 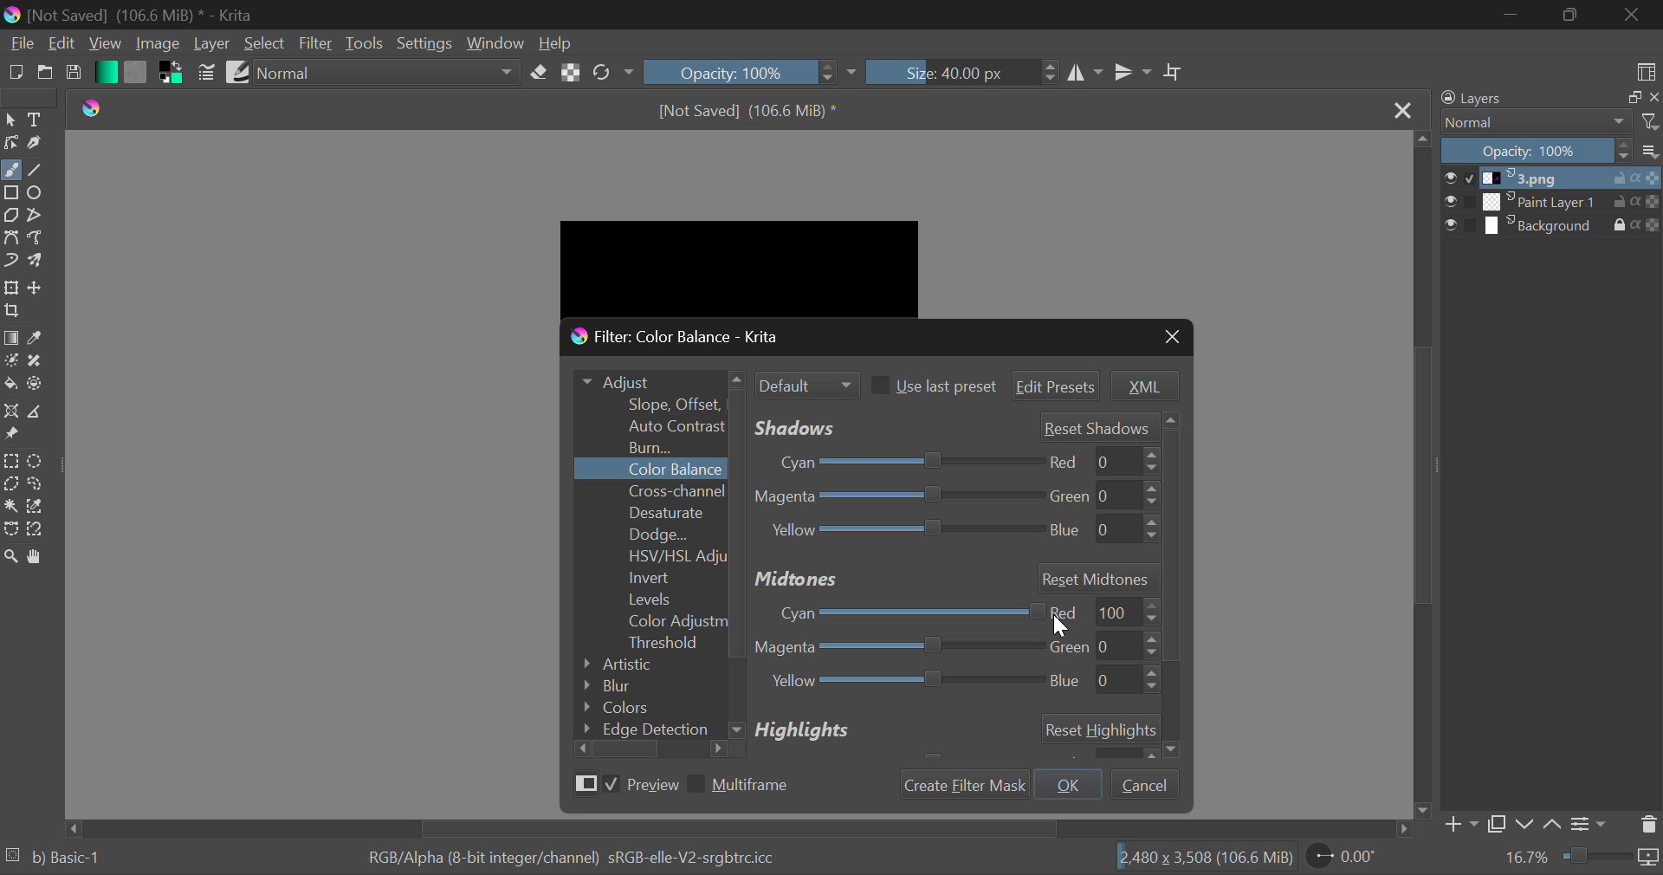 What do you see at coordinates (38, 529) in the screenshot?
I see `Magnetic Selection` at bounding box center [38, 529].